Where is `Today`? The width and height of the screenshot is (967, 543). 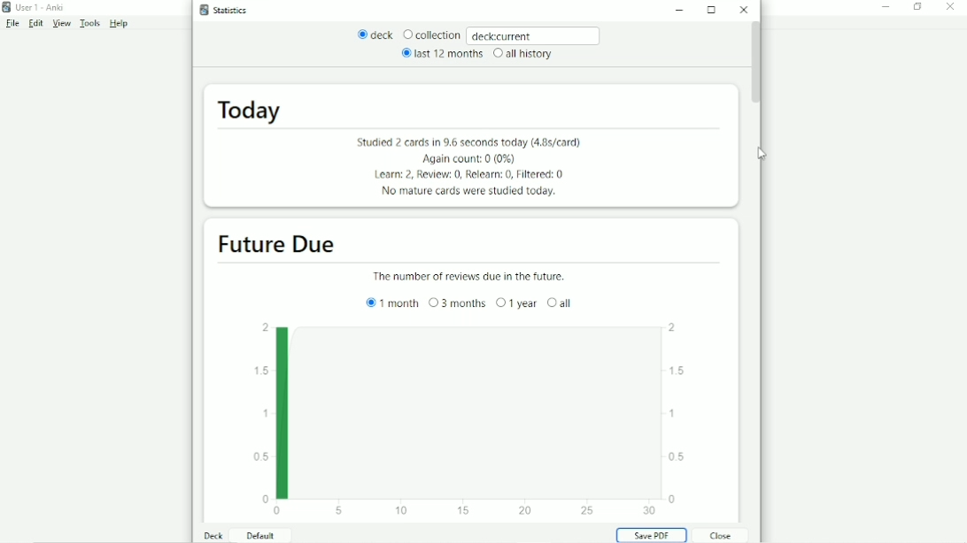 Today is located at coordinates (249, 110).